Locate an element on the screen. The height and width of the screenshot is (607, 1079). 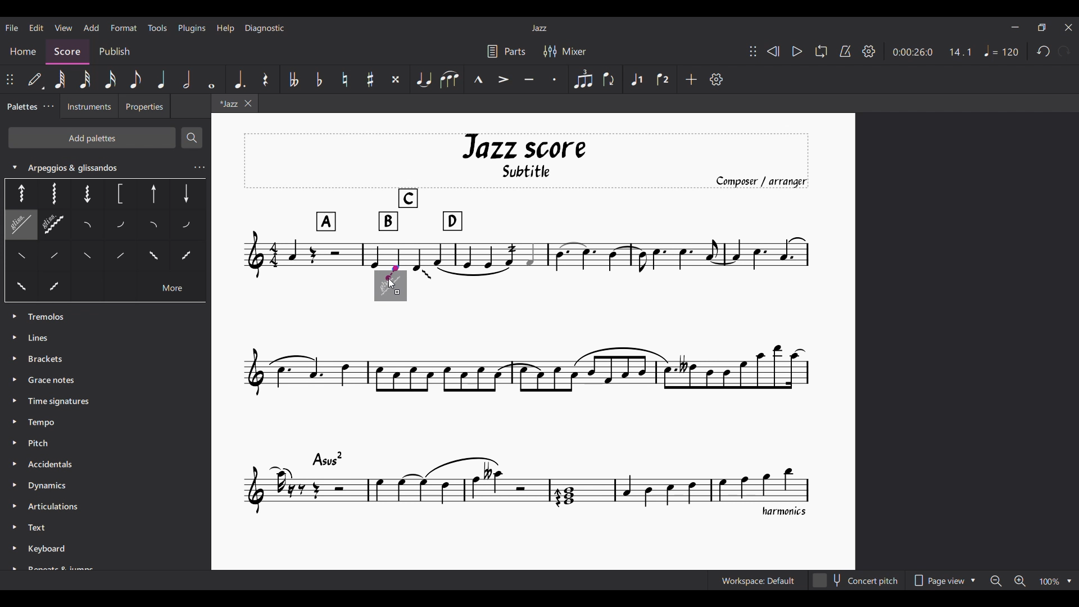
Zoom options is located at coordinates (1031, 581).